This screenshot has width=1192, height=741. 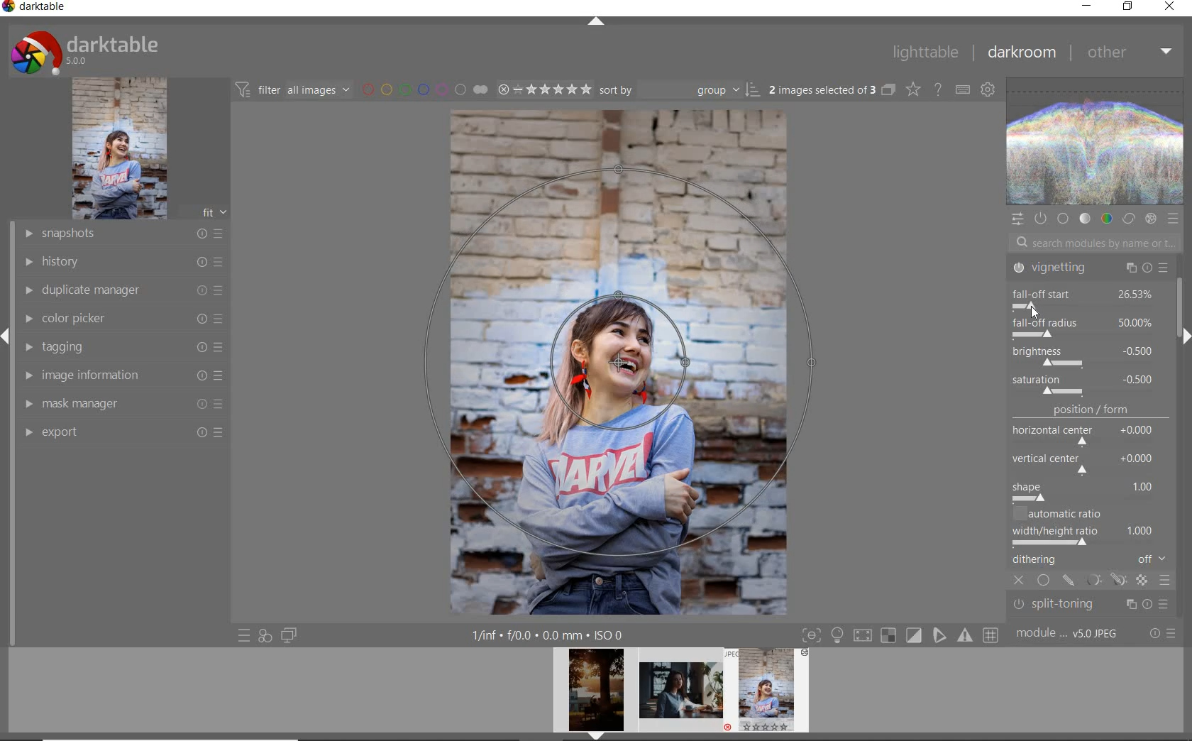 What do you see at coordinates (962, 89) in the screenshot?
I see `DEFINE KEYBOARD SHORTCUTS` at bounding box center [962, 89].